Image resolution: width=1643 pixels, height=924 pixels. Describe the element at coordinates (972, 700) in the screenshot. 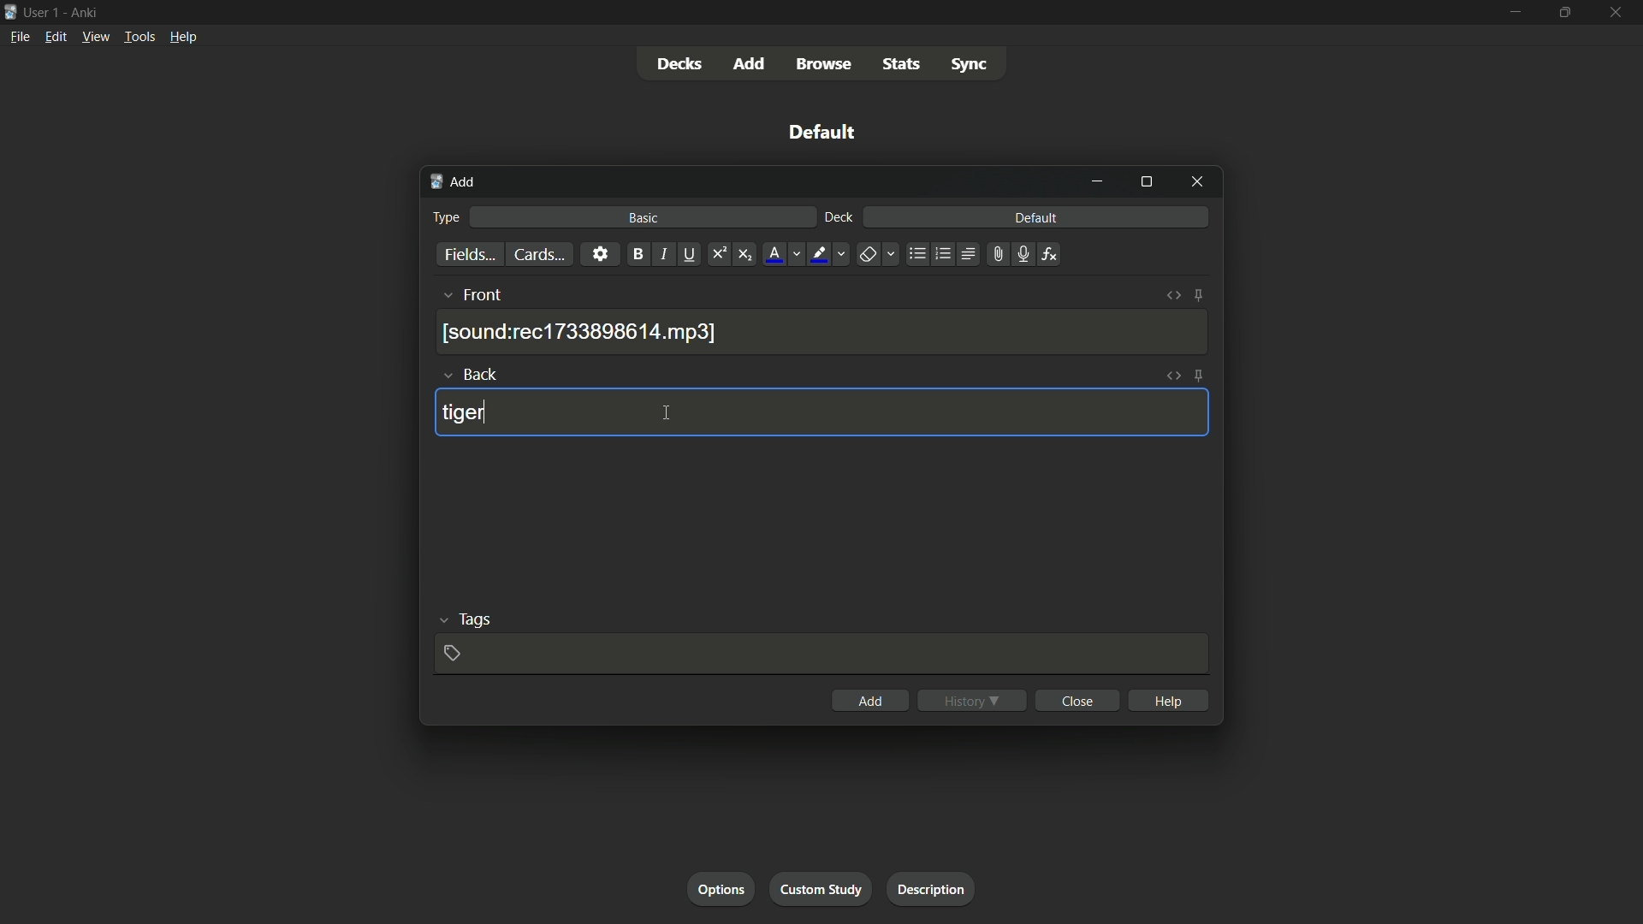

I see `history` at that location.